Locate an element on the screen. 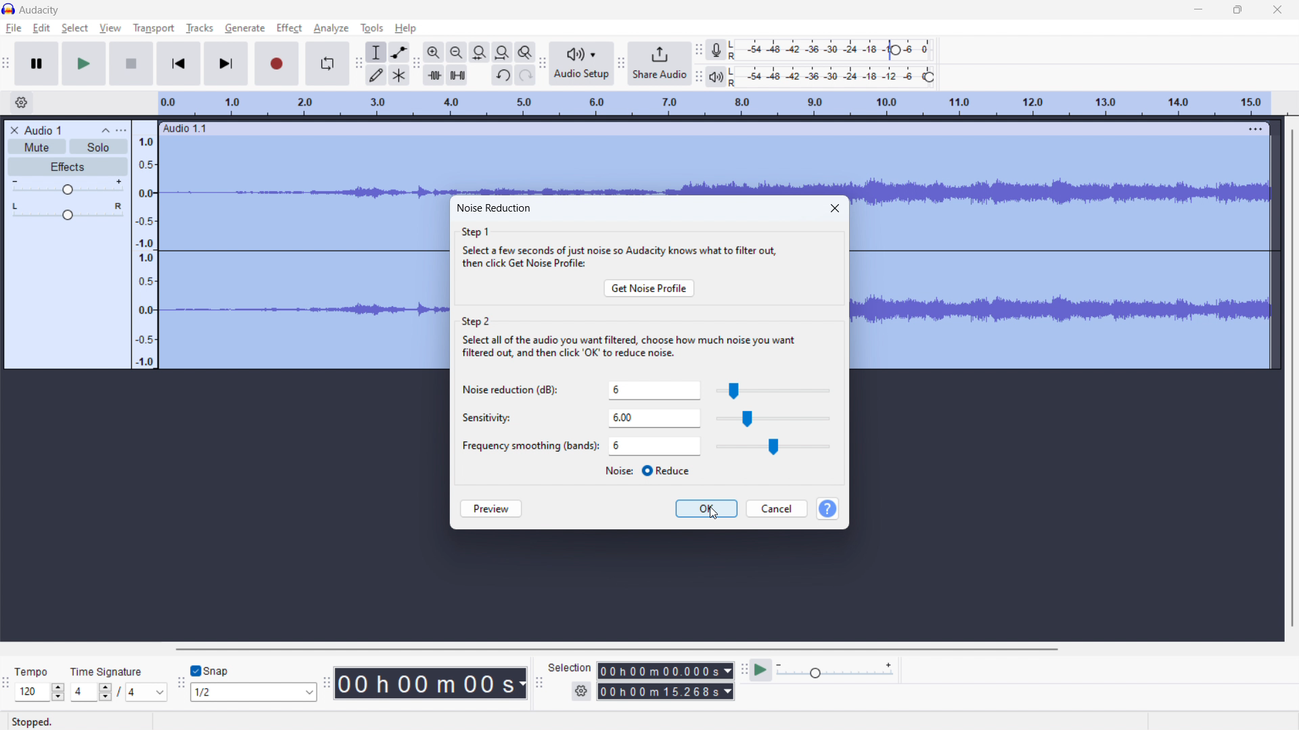  hold to move is located at coordinates (700, 128).